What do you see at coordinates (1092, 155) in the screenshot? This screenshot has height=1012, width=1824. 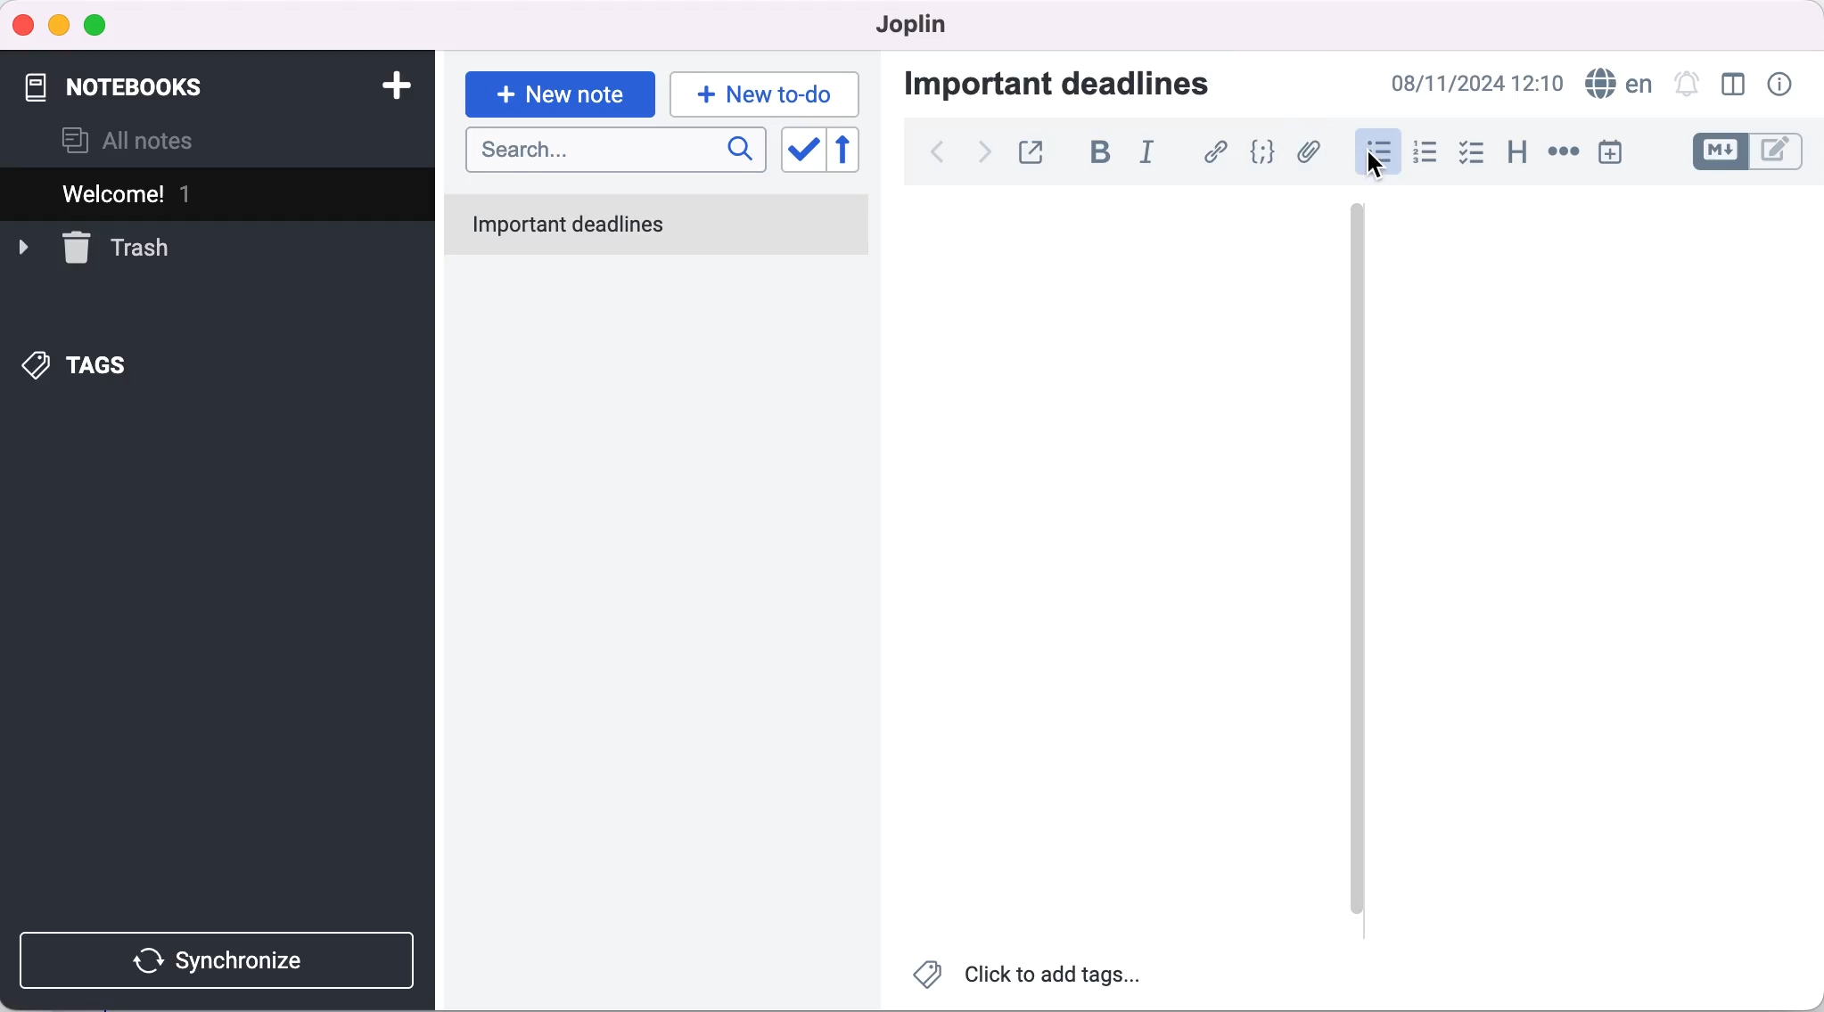 I see `bold` at bounding box center [1092, 155].